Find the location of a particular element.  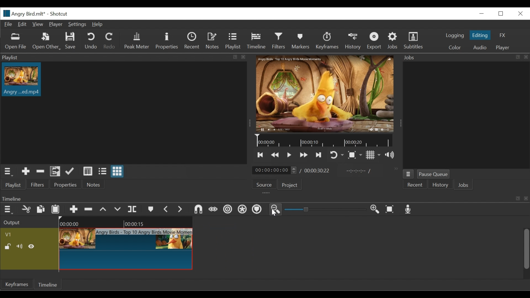

Jobs is located at coordinates (463, 186).